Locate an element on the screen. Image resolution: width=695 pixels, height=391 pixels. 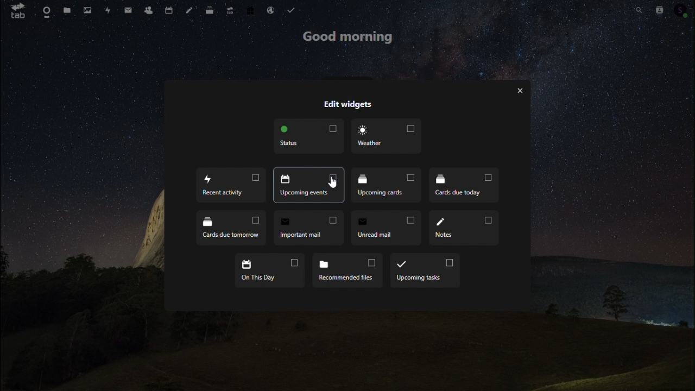
Dashboard is located at coordinates (45, 11).